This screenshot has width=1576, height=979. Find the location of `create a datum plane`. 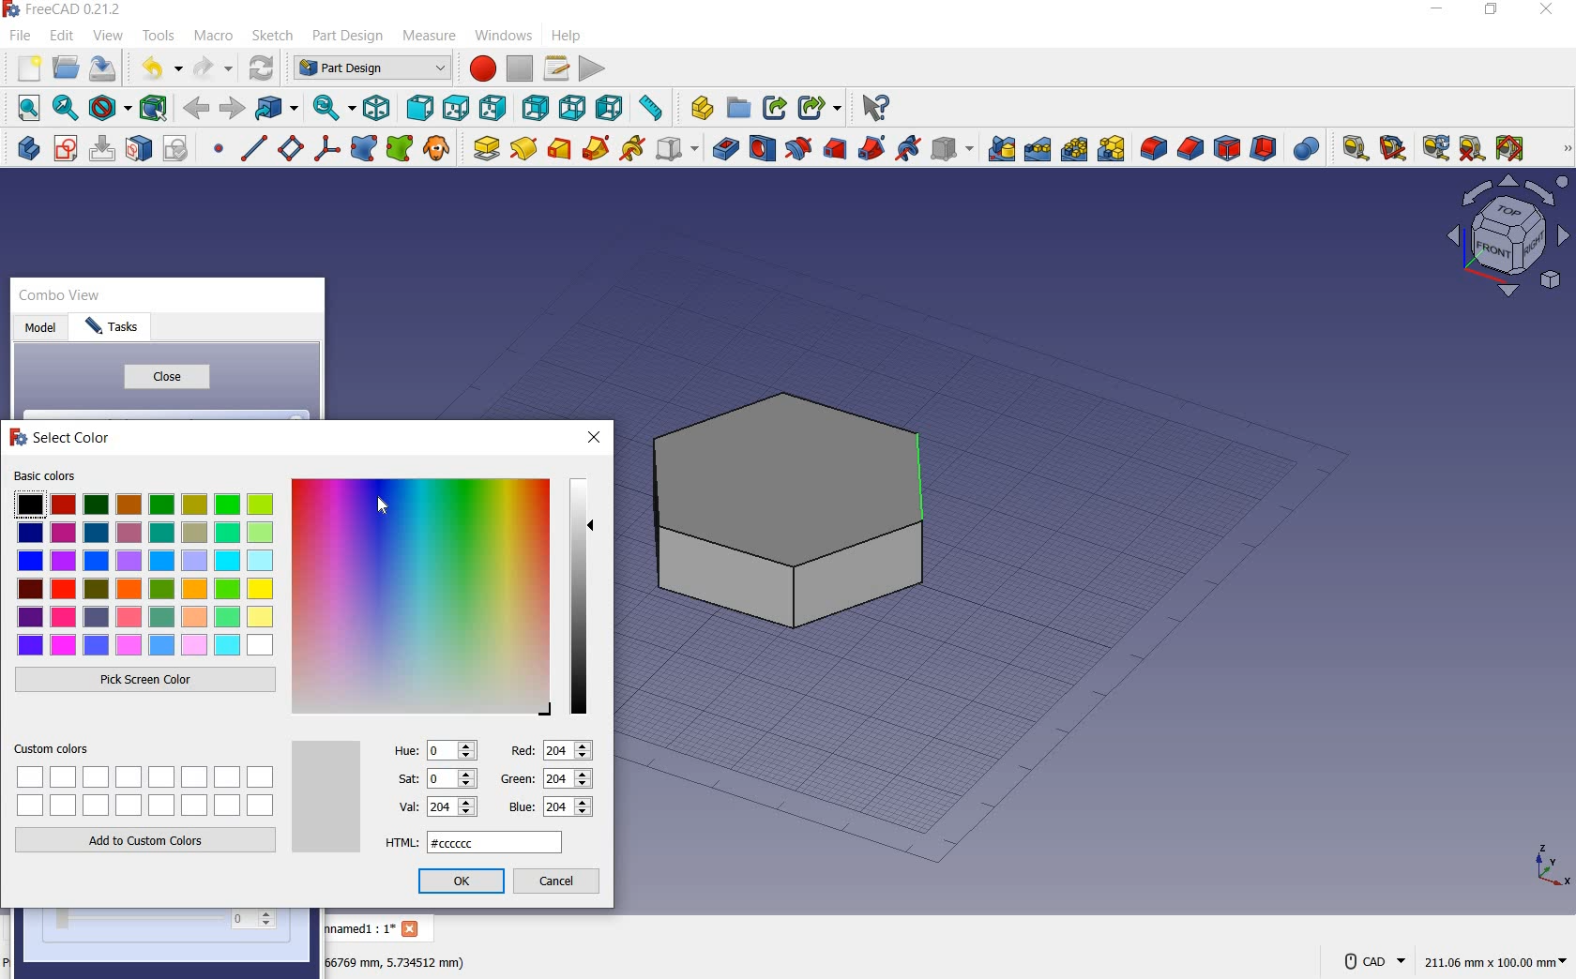

create a datum plane is located at coordinates (289, 149).